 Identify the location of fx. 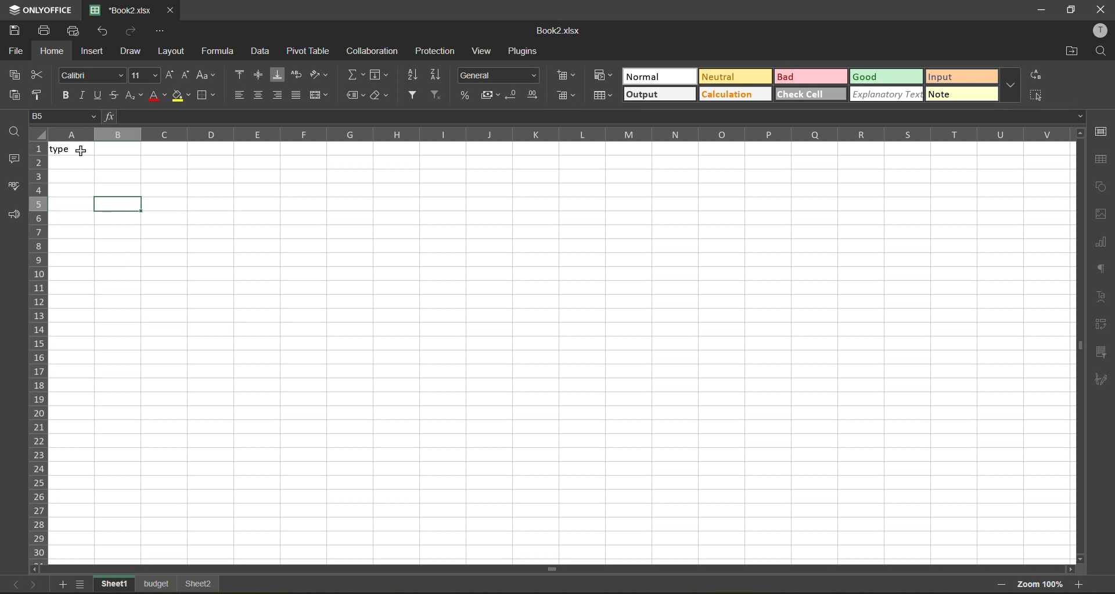
(111, 115).